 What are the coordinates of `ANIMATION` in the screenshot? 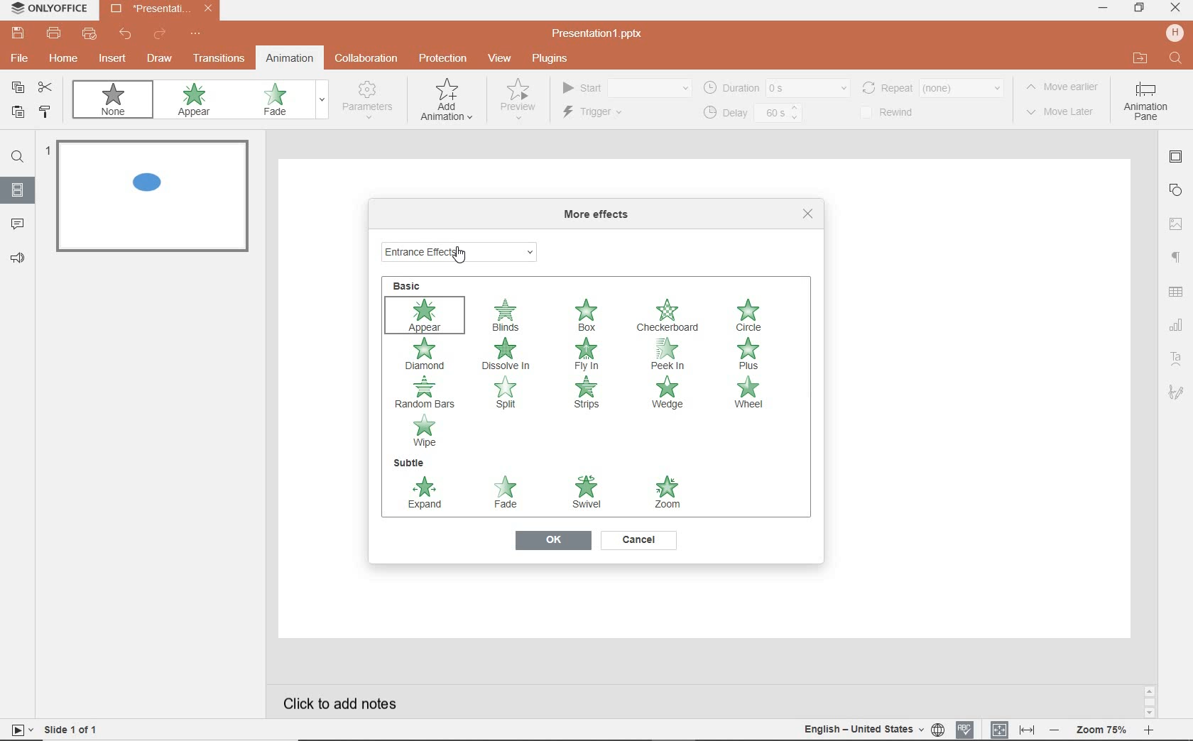 It's located at (447, 103).